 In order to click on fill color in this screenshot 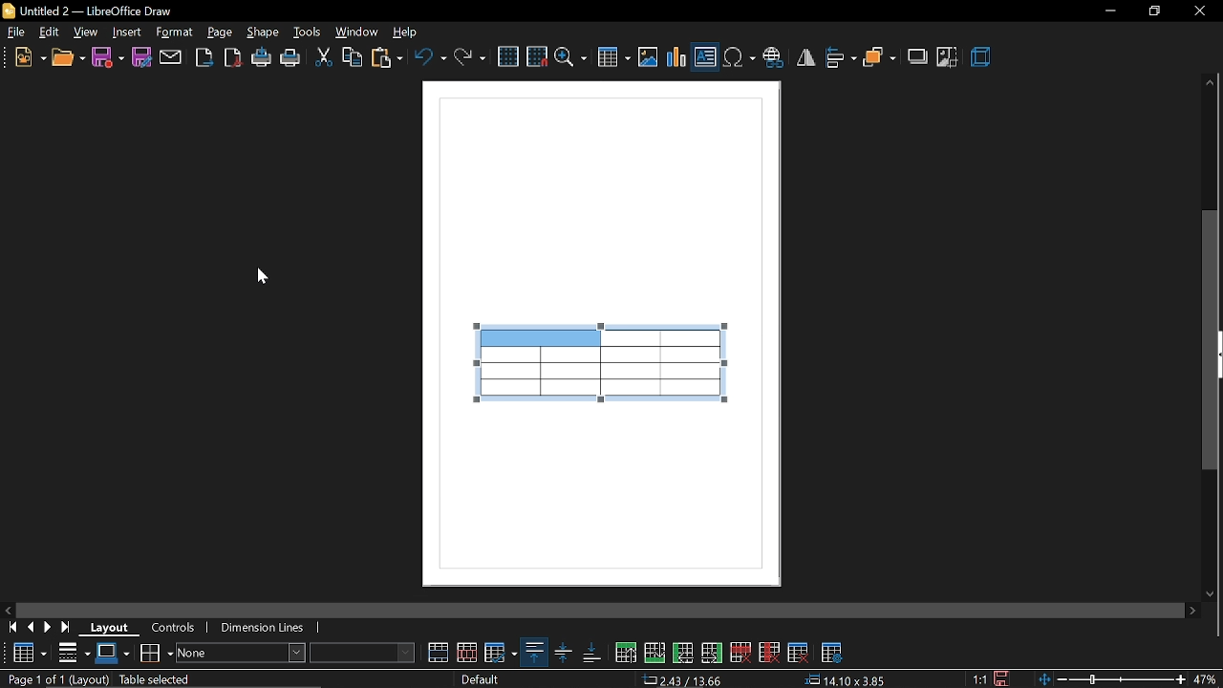, I will do `click(366, 652)`.